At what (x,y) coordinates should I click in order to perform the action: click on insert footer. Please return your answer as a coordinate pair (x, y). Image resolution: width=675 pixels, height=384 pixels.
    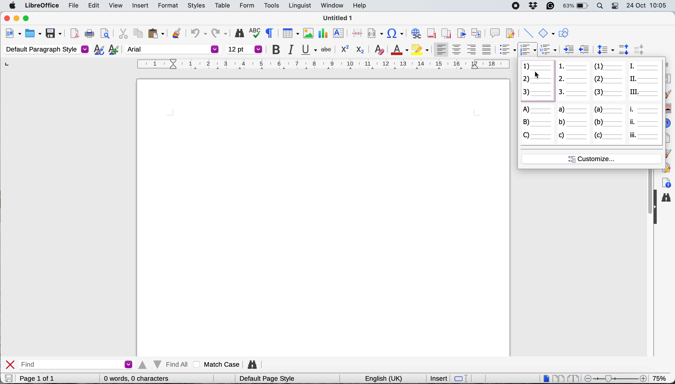
    Looking at the image, I should click on (432, 33).